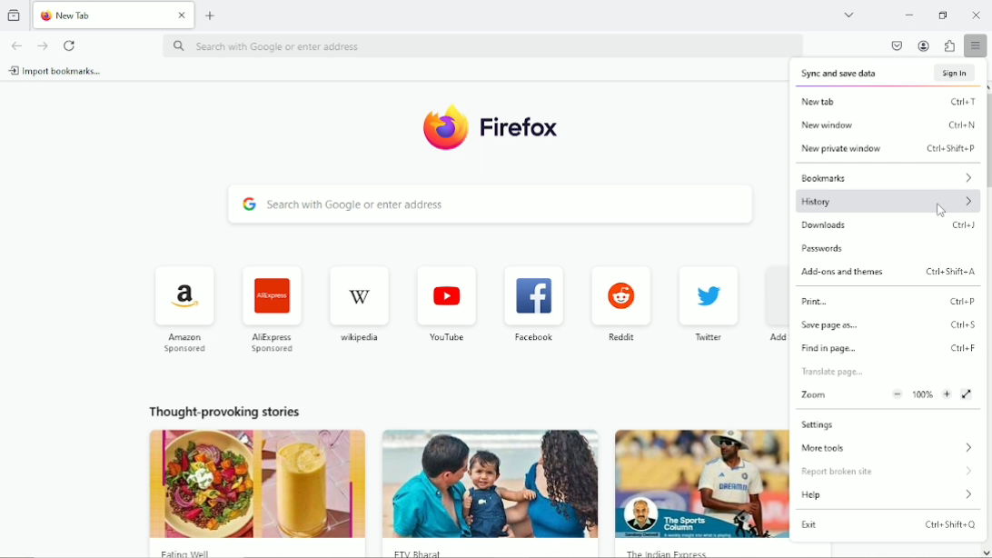 The width and height of the screenshot is (992, 558). Describe the element at coordinates (887, 75) in the screenshot. I see `sync and save data` at that location.